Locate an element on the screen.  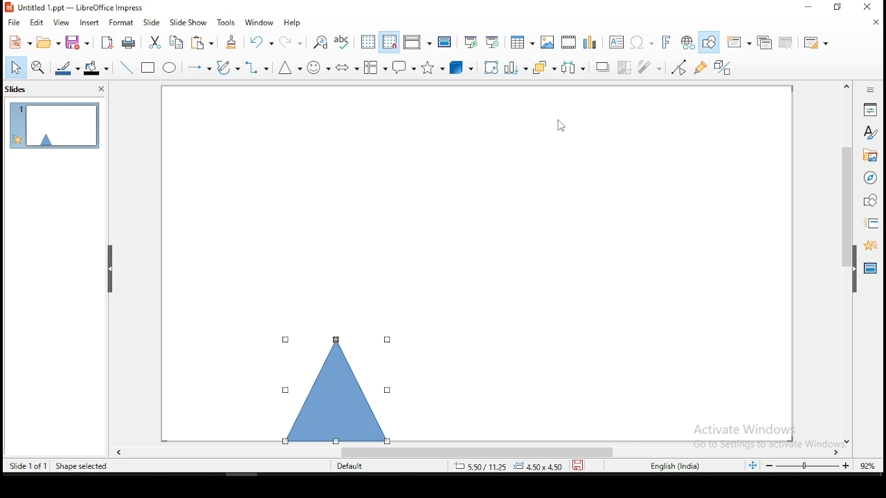
find and replace is located at coordinates (321, 41).